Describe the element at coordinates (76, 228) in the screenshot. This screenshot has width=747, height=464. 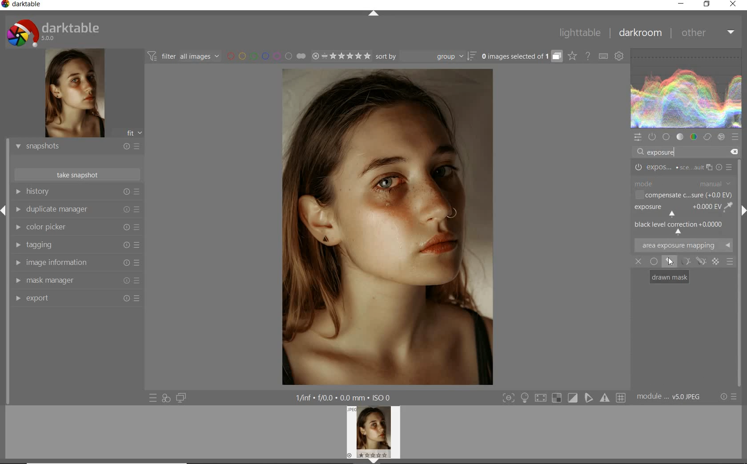
I see `color picker` at that location.